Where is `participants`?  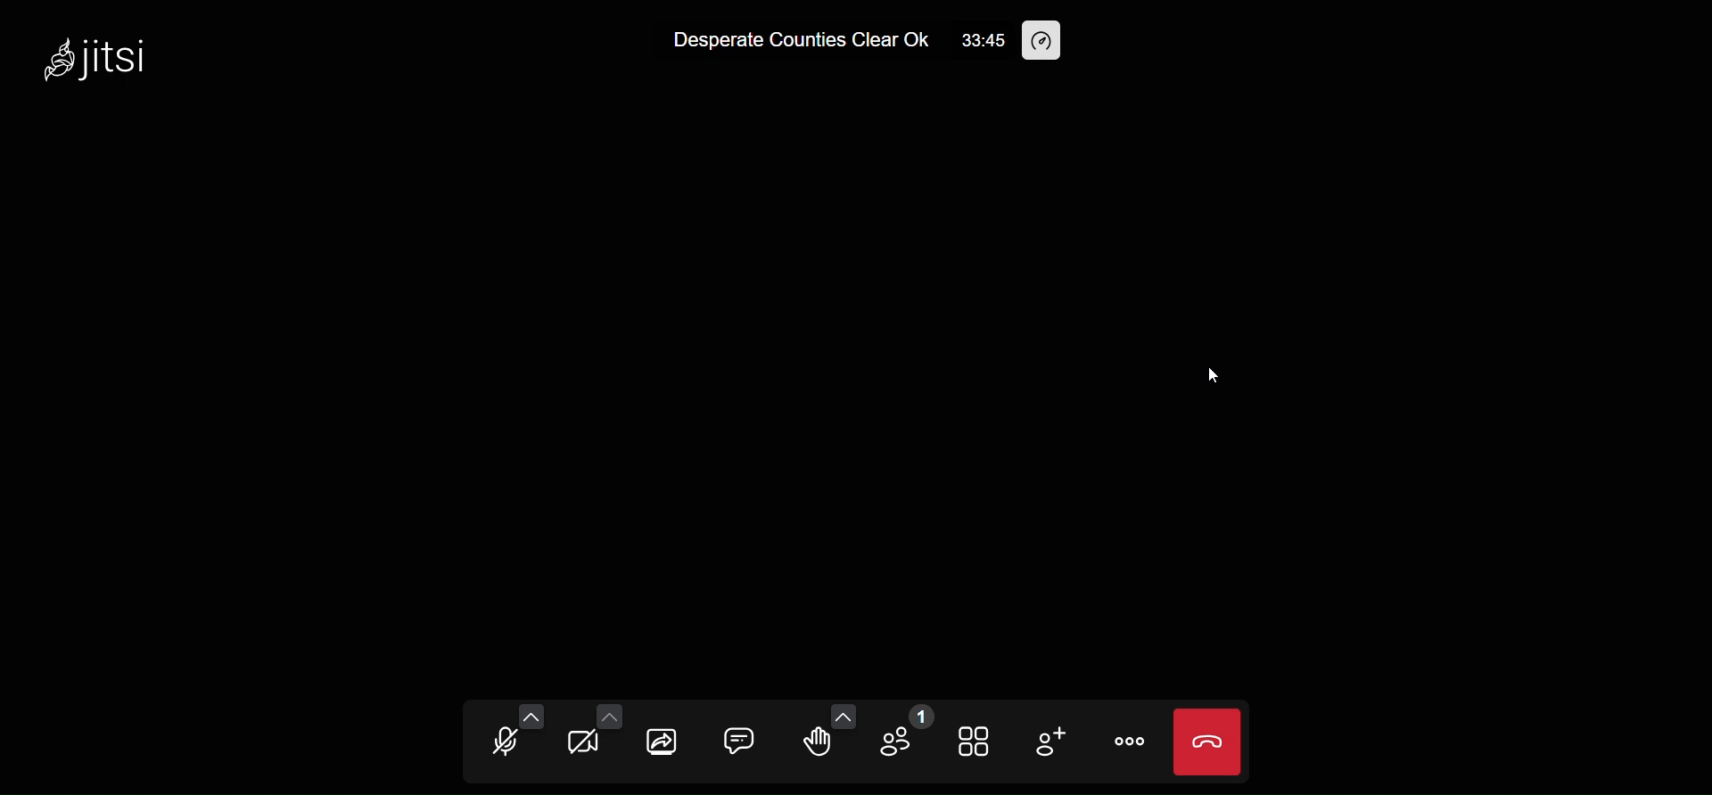
participants is located at coordinates (899, 734).